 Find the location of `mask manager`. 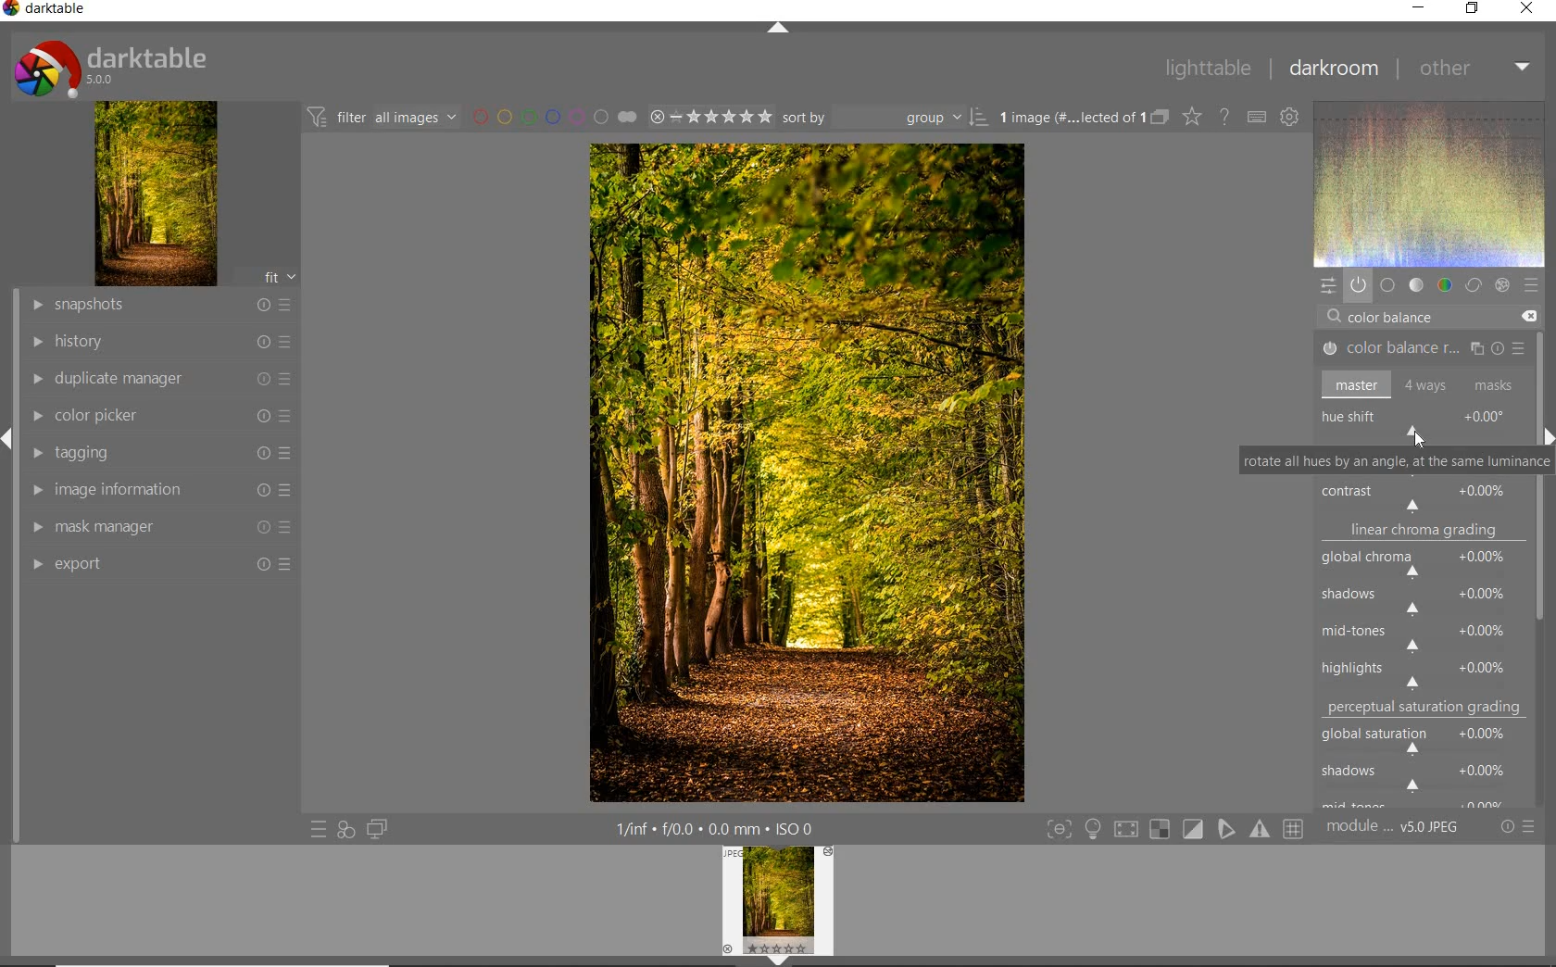

mask manager is located at coordinates (162, 527).